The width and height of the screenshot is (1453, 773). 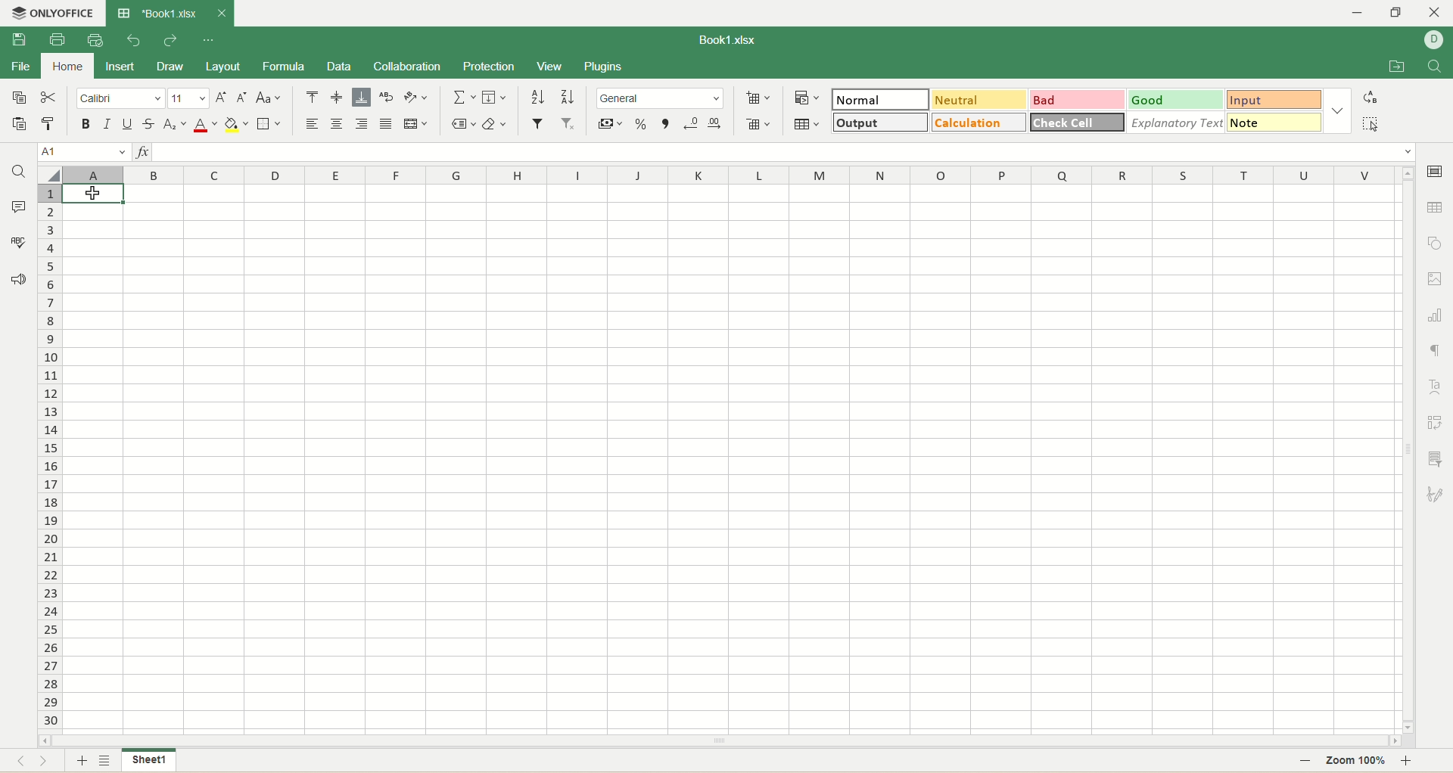 What do you see at coordinates (14, 39) in the screenshot?
I see `save` at bounding box center [14, 39].